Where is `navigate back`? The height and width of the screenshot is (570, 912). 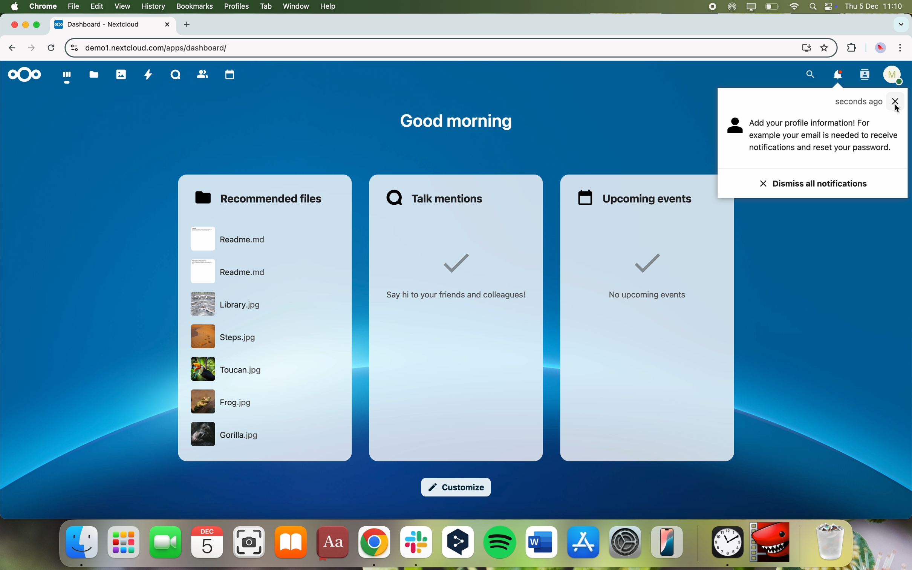
navigate back is located at coordinates (15, 49).